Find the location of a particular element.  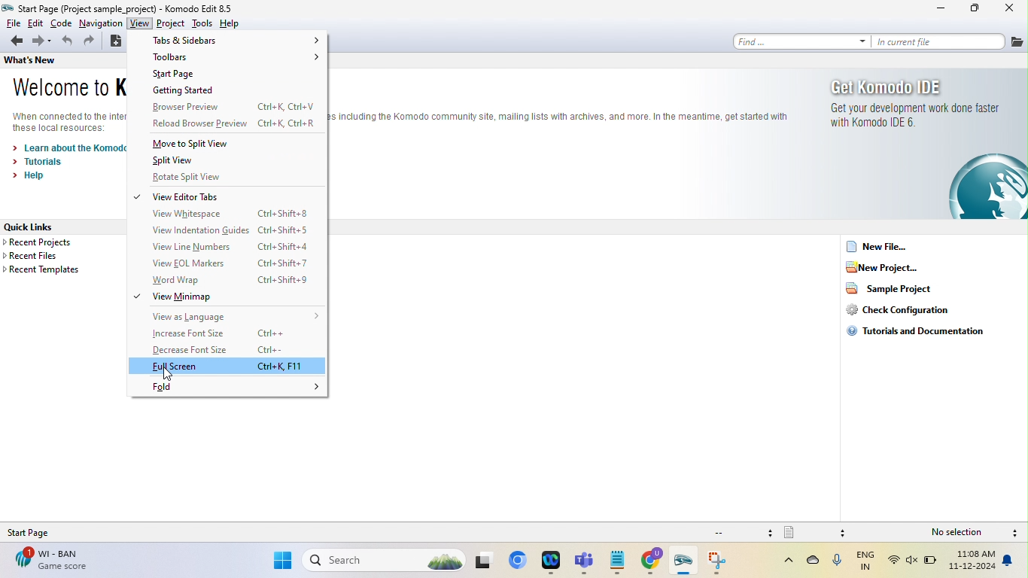

what's new is located at coordinates (31, 62).